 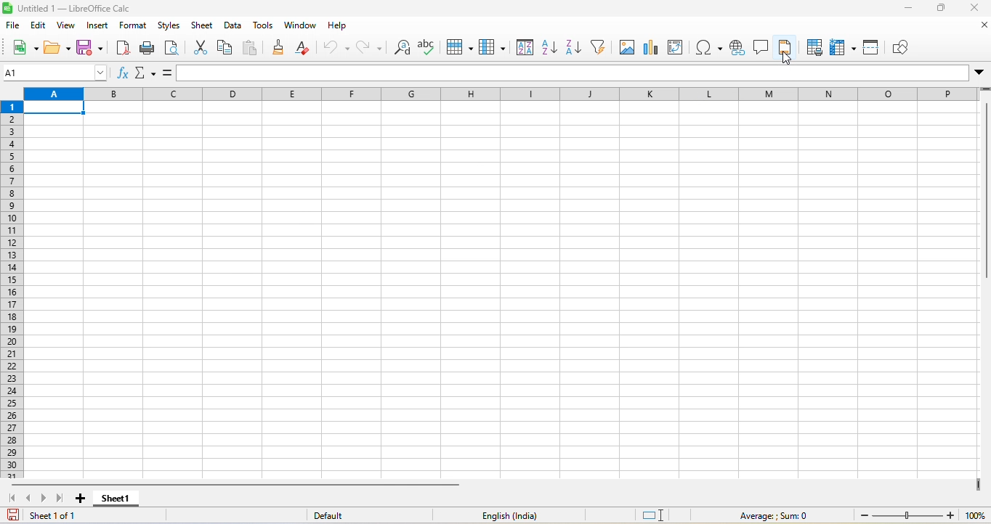 I want to click on headers and footers, so click(x=785, y=46).